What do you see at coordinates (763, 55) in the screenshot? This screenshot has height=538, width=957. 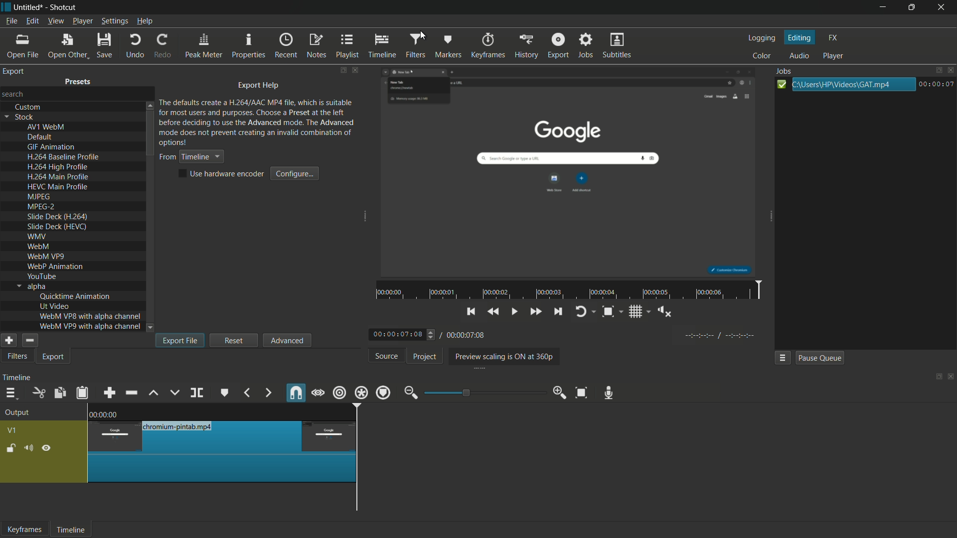 I see `color` at bounding box center [763, 55].